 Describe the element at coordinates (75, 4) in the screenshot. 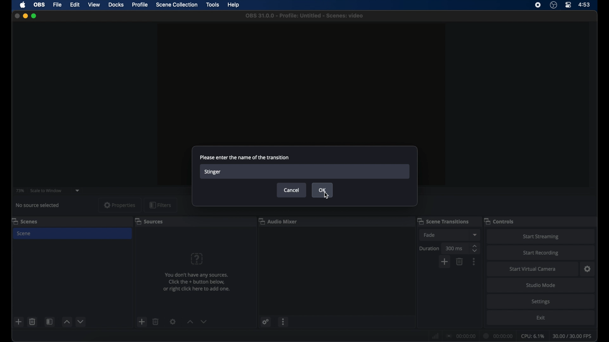

I see `edit` at that location.